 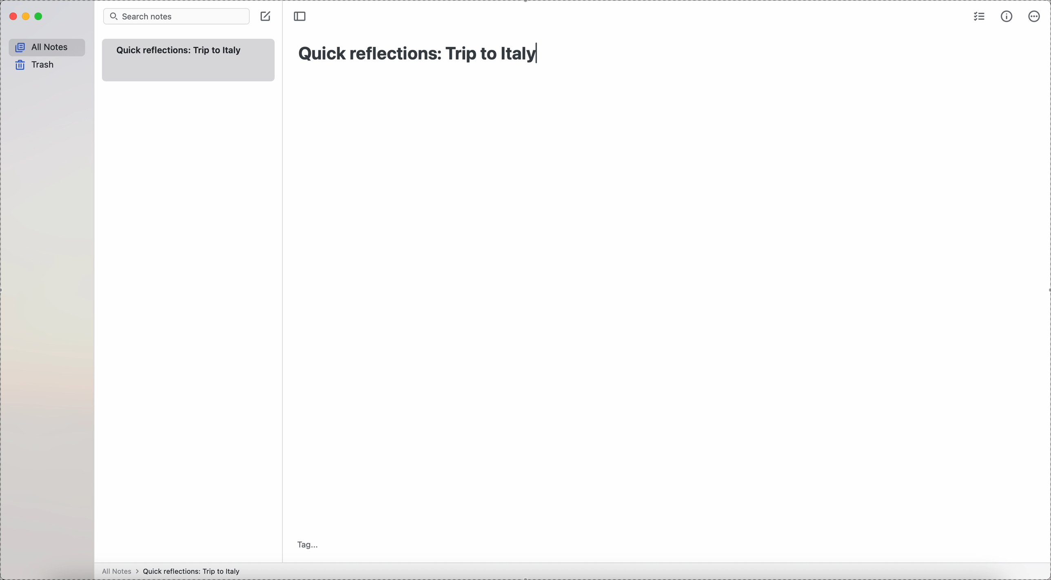 I want to click on maximize, so click(x=40, y=16).